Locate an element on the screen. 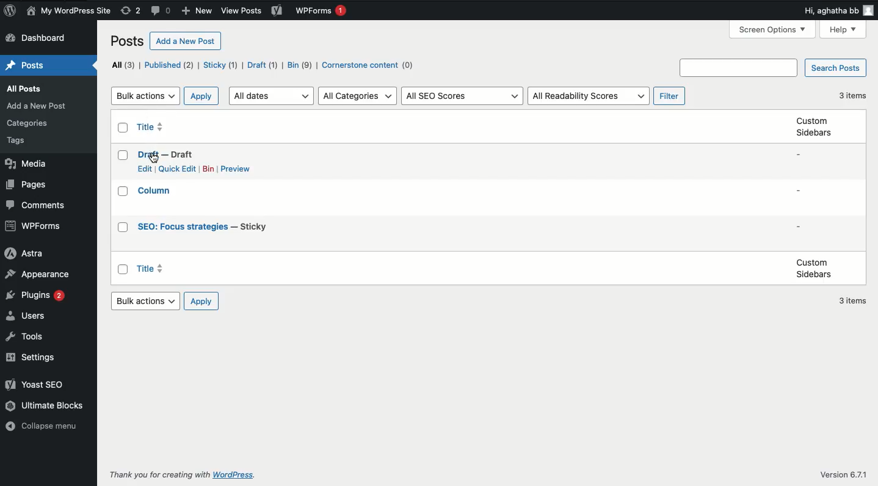  Yoast SEO is located at coordinates (37, 385).